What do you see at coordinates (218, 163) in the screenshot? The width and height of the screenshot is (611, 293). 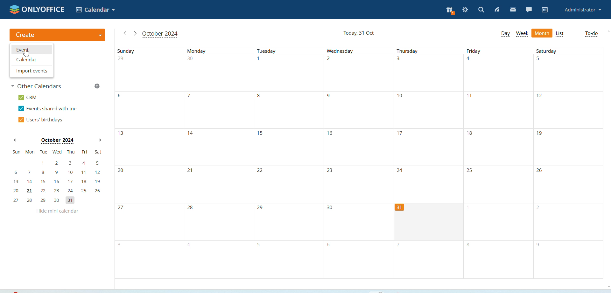 I see `Mondays` at bounding box center [218, 163].